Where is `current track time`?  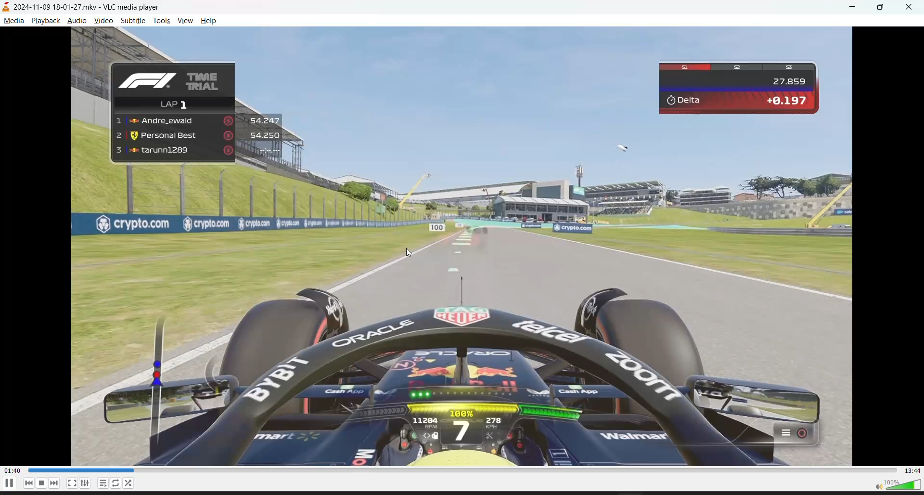
current track time is located at coordinates (13, 470).